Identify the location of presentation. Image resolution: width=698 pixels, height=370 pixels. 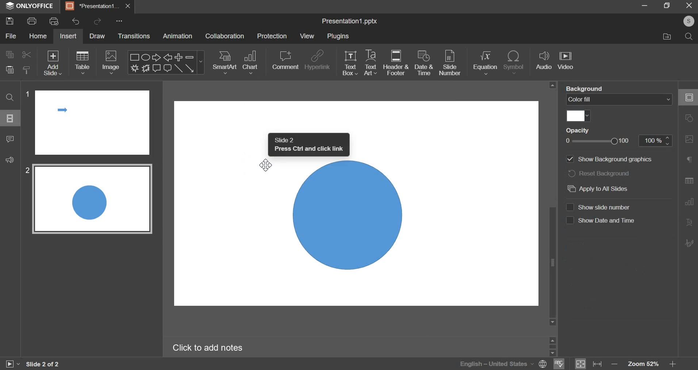
(97, 6).